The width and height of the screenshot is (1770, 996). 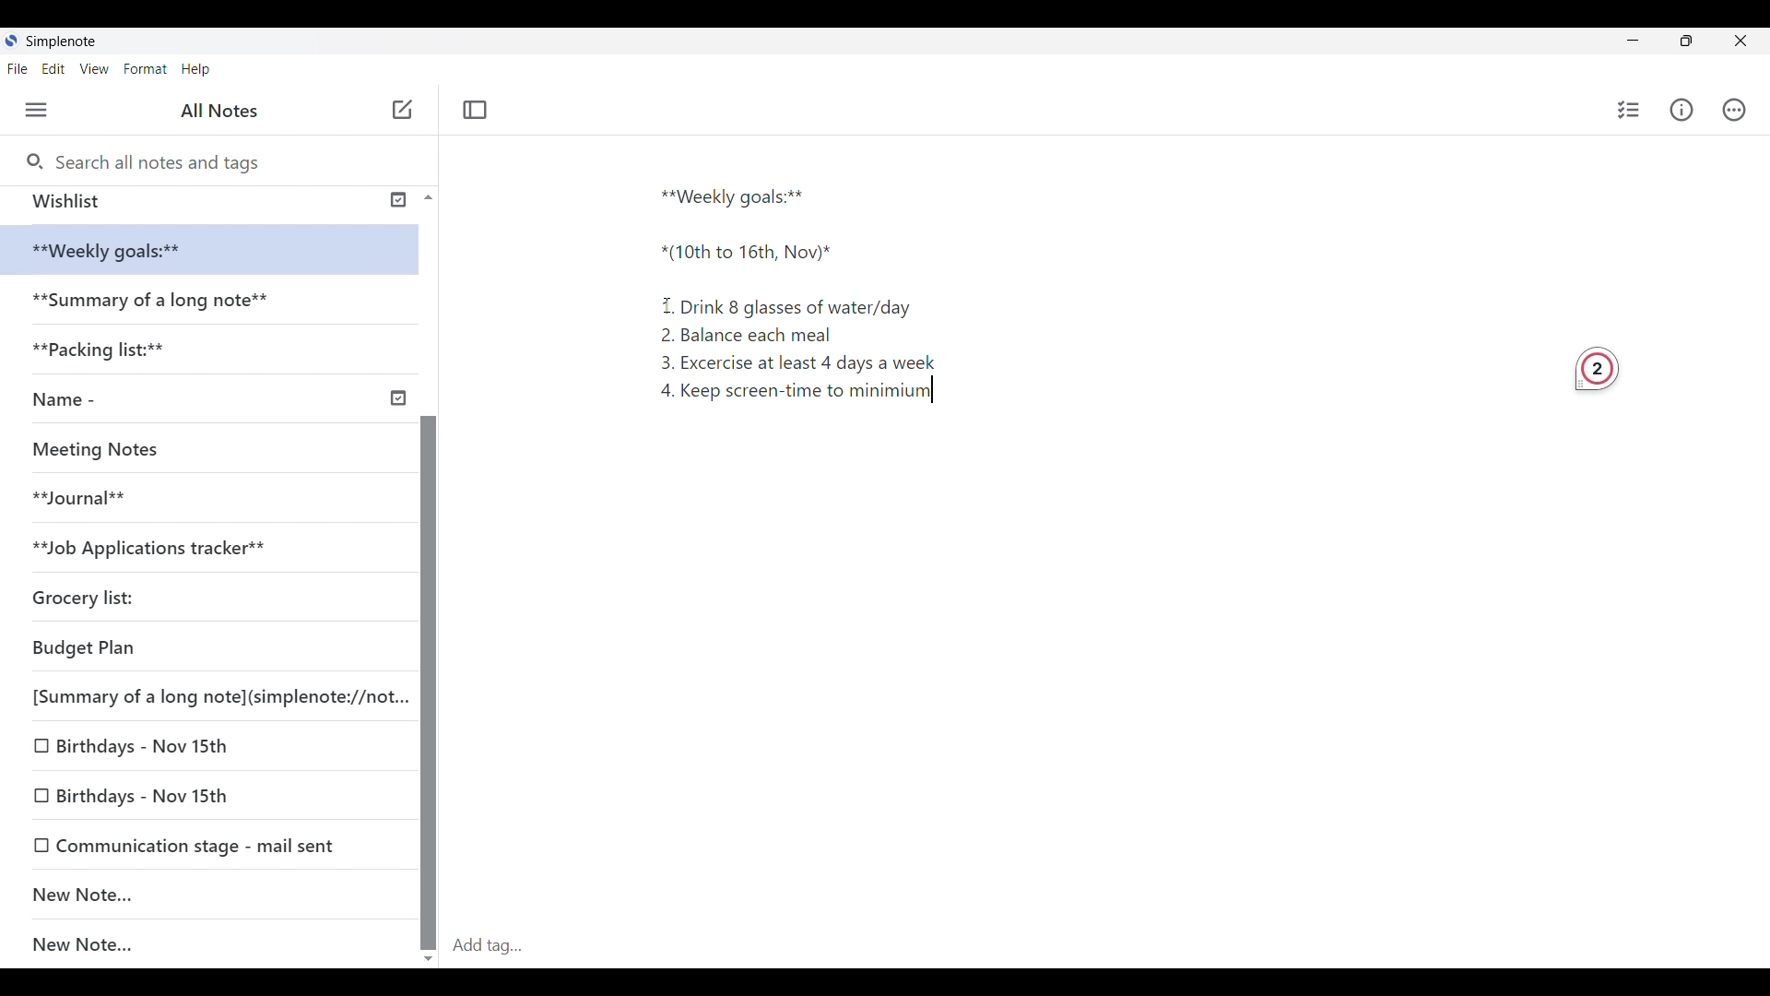 I want to click on Format, so click(x=146, y=68).